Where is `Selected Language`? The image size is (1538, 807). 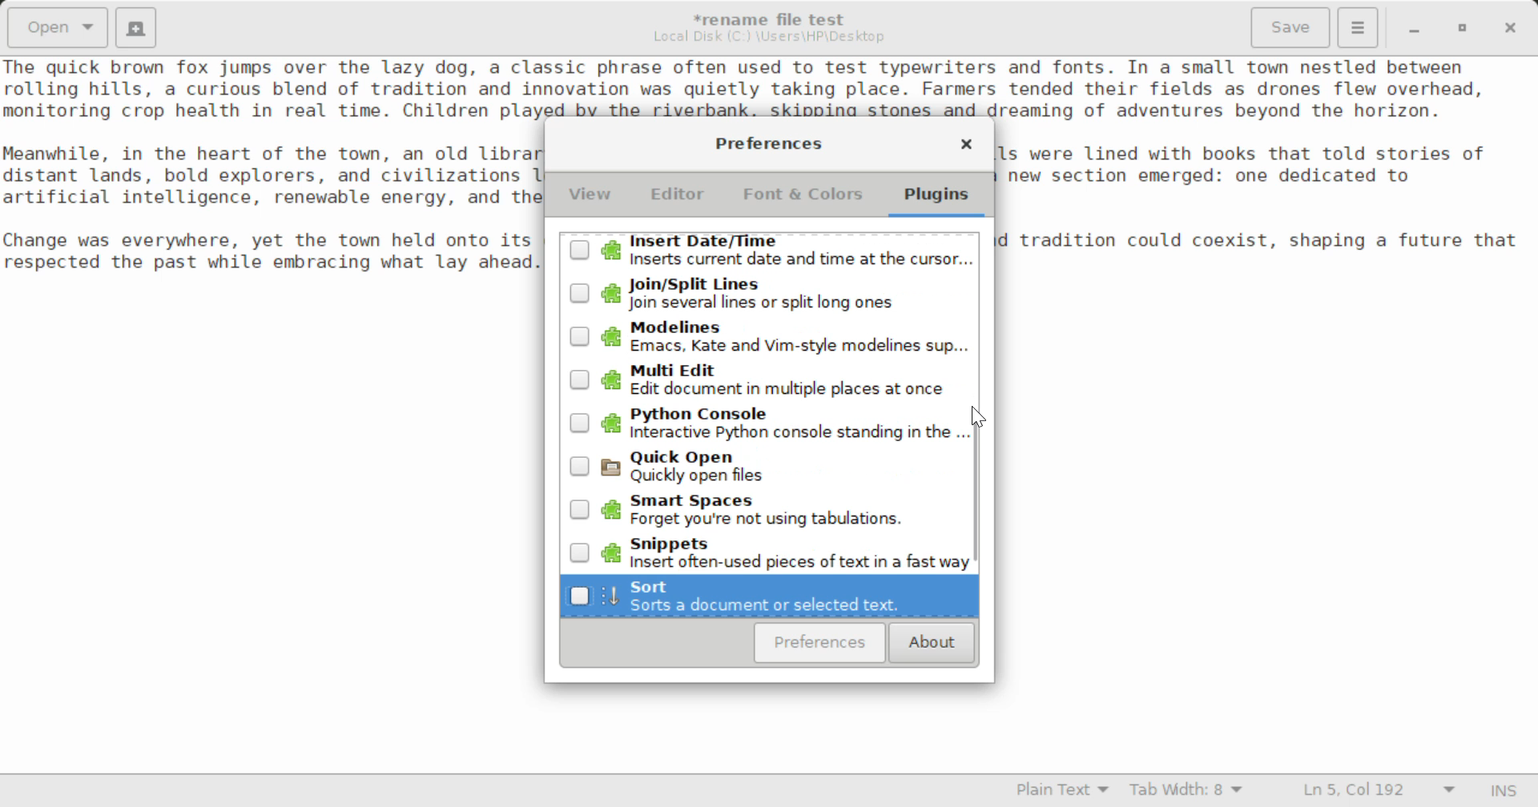
Selected Language is located at coordinates (1063, 792).